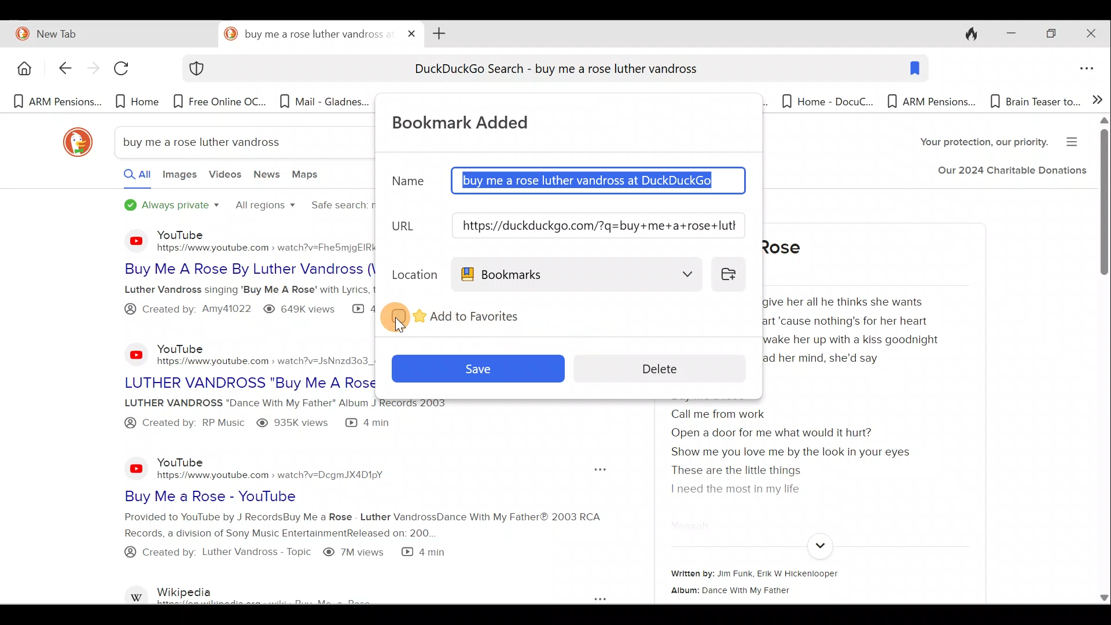 This screenshot has width=1111, height=625. I want to click on Delete, so click(669, 367).